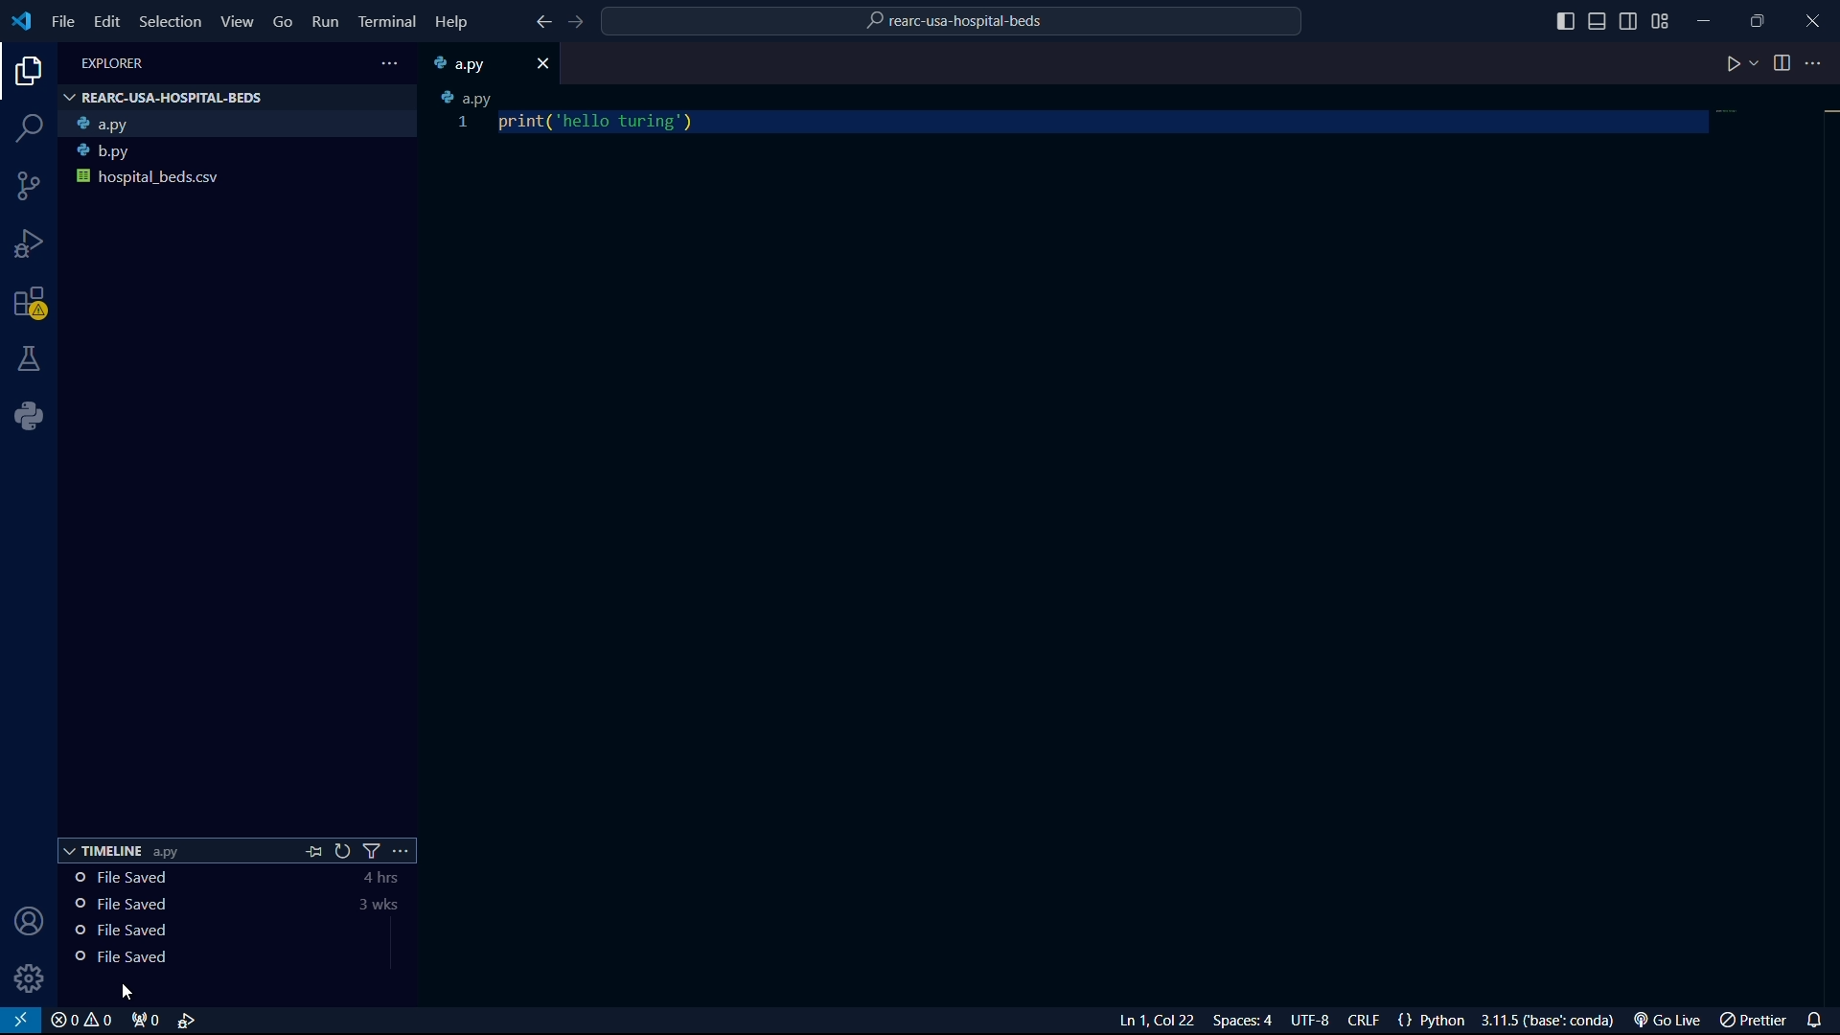  Describe the element at coordinates (206, 880) in the screenshot. I see `timeline` at that location.